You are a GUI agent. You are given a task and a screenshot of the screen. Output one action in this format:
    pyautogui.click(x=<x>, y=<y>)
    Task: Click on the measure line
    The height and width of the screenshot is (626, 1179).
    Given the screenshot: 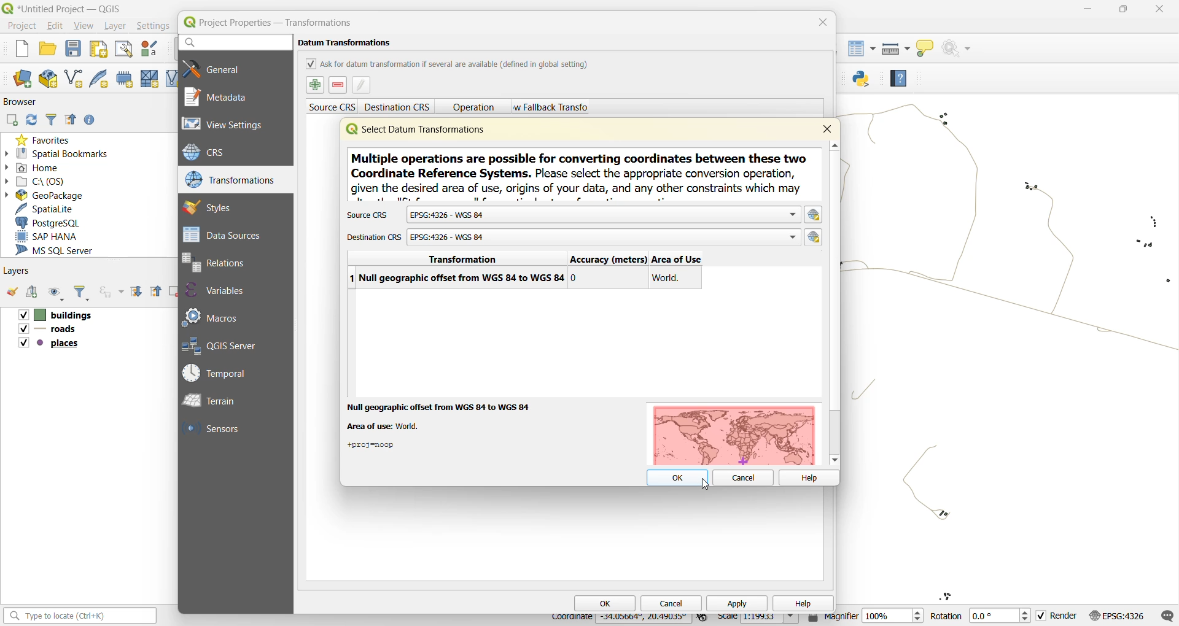 What is the action you would take?
    pyautogui.click(x=895, y=48)
    